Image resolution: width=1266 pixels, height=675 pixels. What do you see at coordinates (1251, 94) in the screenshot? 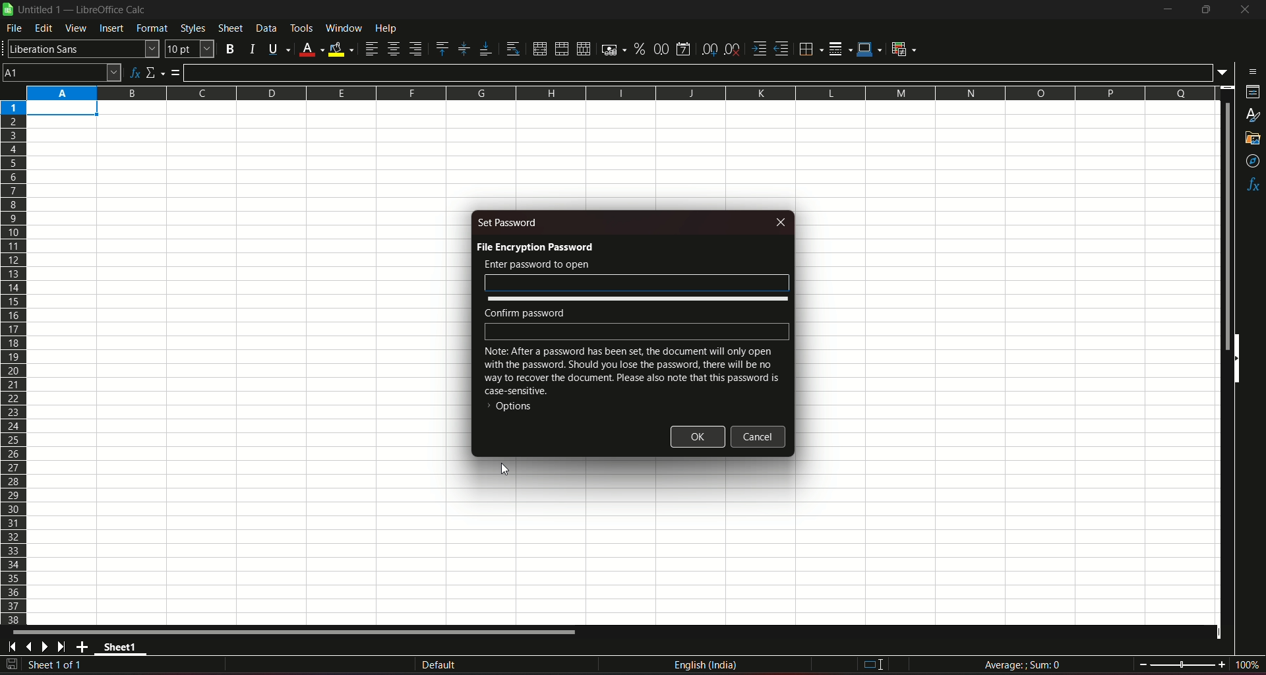
I see `properties` at bounding box center [1251, 94].